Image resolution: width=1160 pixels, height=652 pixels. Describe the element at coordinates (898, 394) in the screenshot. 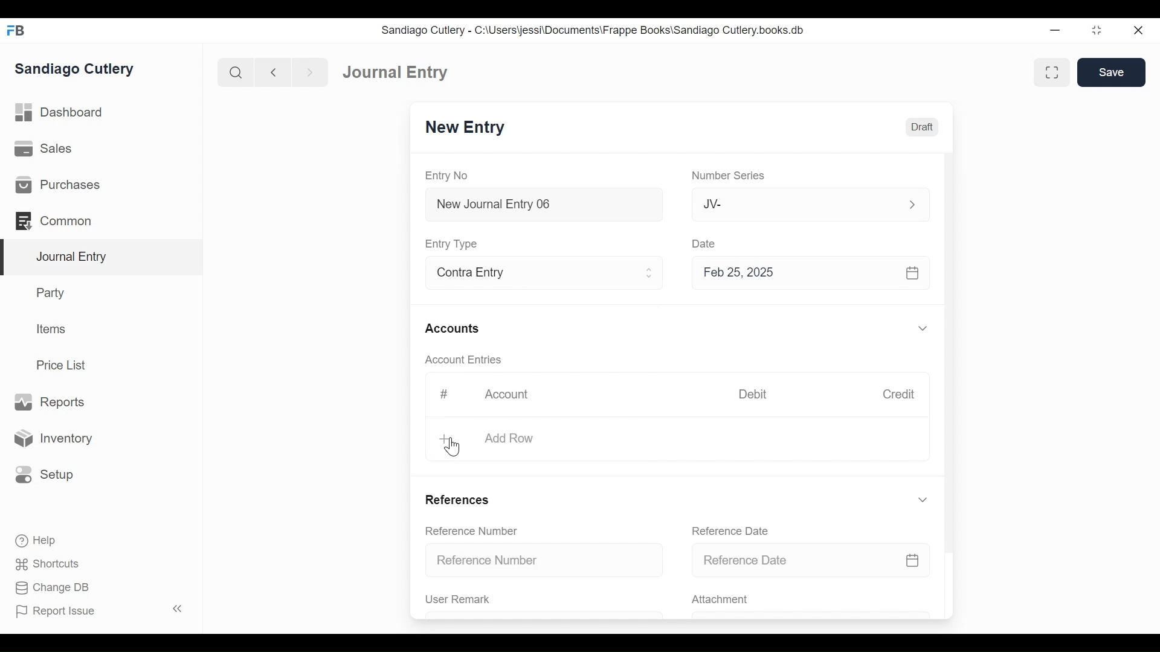

I see `Credit` at that location.